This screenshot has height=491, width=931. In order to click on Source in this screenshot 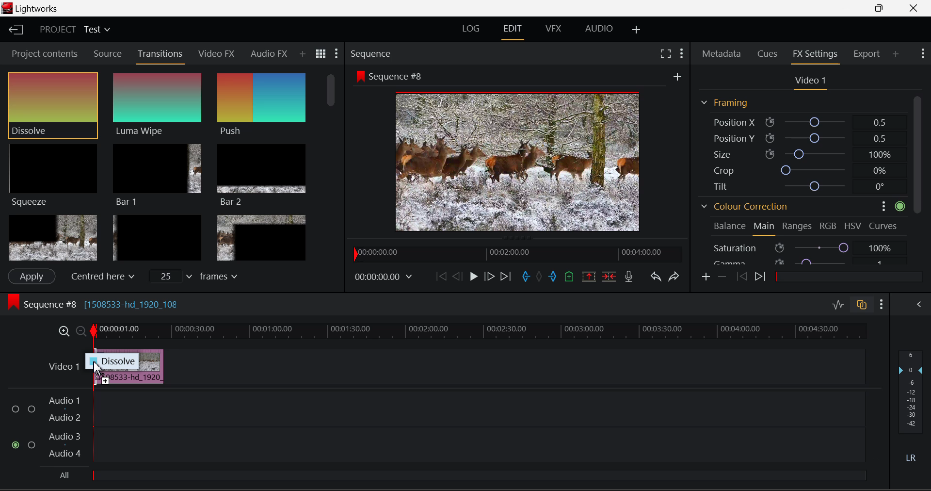, I will do `click(108, 53)`.